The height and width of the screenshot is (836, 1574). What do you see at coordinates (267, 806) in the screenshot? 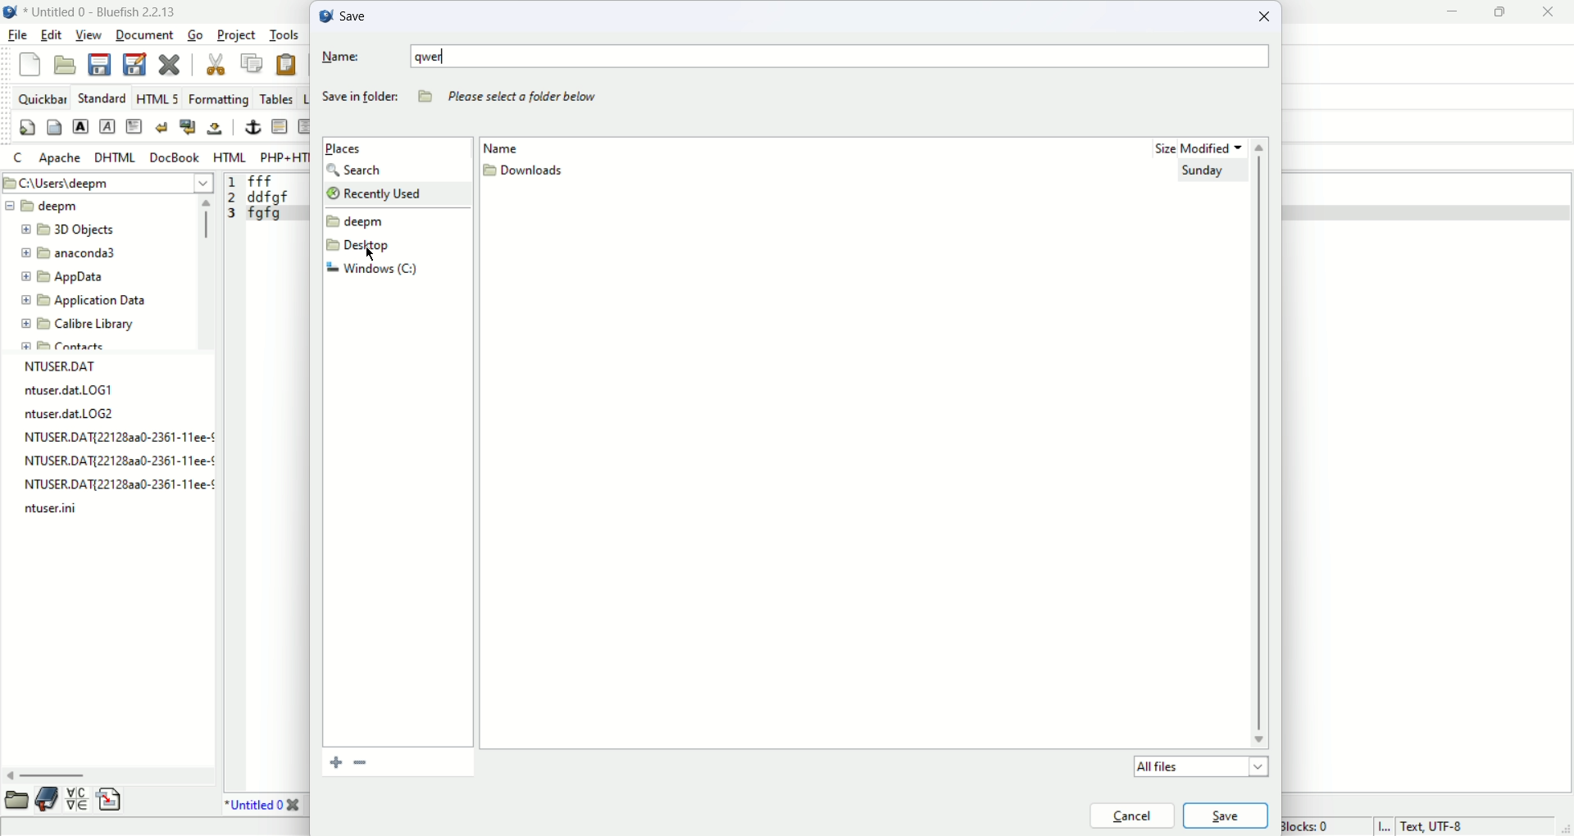
I see `title` at bounding box center [267, 806].